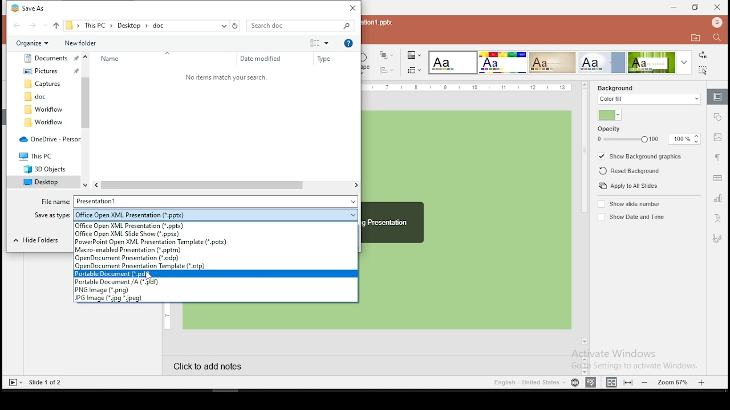 The height and width of the screenshot is (410, 730). Describe the element at coordinates (217, 214) in the screenshot. I see `Save as type options` at that location.